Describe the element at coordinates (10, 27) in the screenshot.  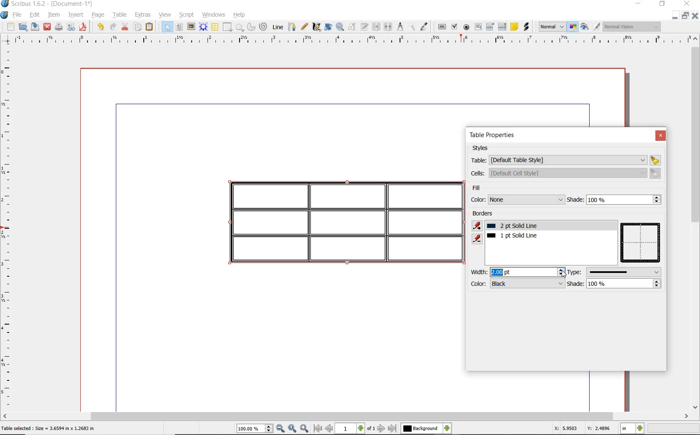
I see `new` at that location.